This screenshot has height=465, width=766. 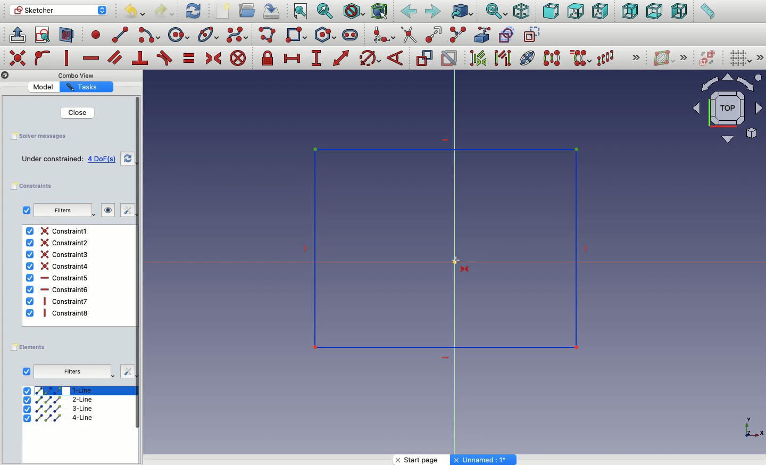 What do you see at coordinates (462, 12) in the screenshot?
I see `Go to linked object` at bounding box center [462, 12].